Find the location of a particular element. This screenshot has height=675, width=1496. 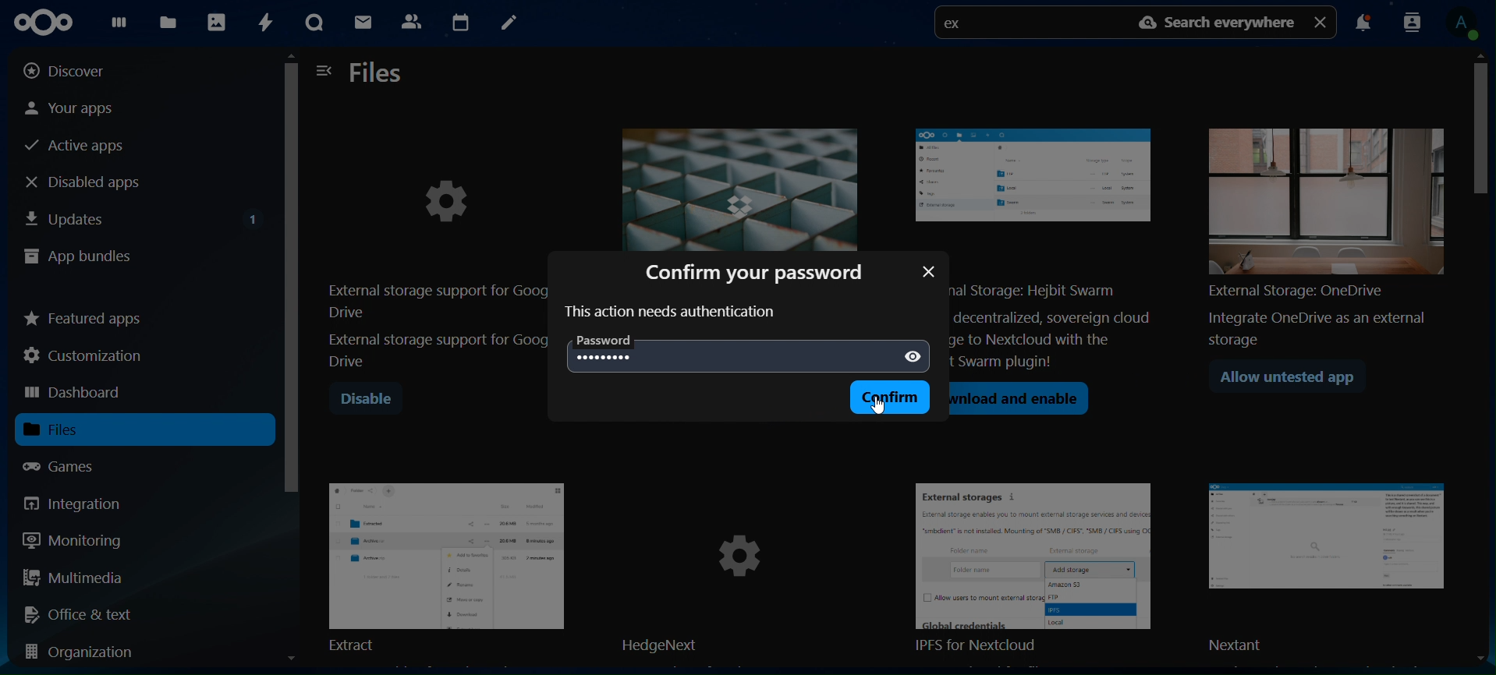

ex is located at coordinates (958, 25).